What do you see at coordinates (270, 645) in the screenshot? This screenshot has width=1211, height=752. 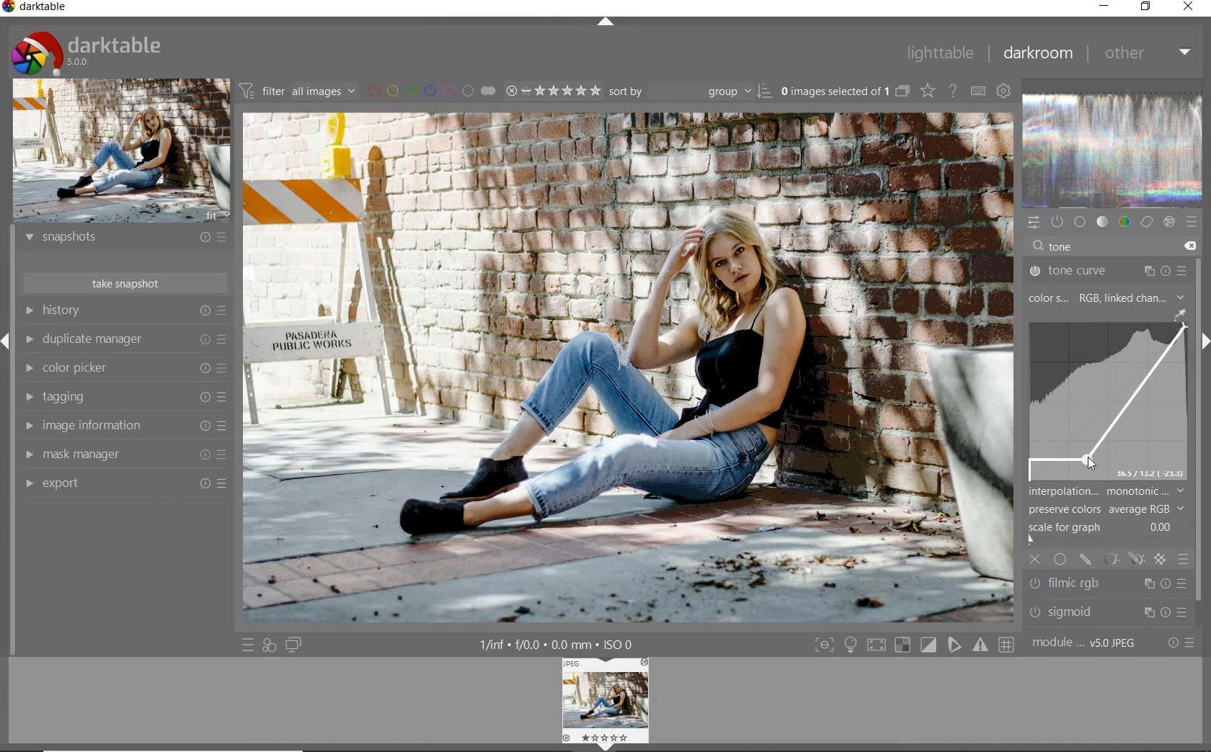 I see `quick access for applying any of your styles` at bounding box center [270, 645].